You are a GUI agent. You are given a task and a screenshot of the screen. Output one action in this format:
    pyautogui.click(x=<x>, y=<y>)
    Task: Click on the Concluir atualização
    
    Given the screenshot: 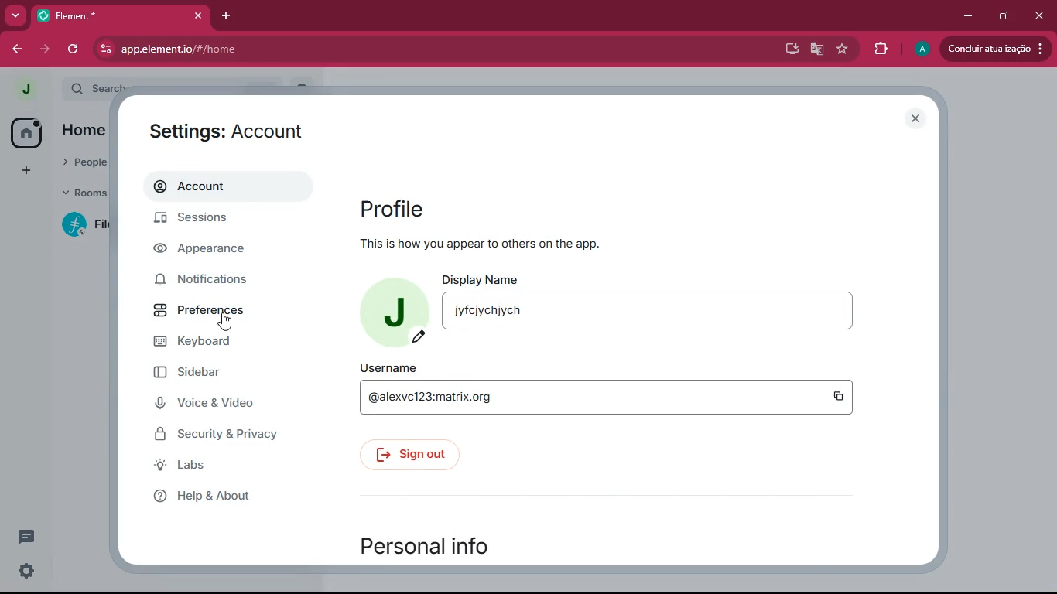 What is the action you would take?
    pyautogui.click(x=998, y=49)
    